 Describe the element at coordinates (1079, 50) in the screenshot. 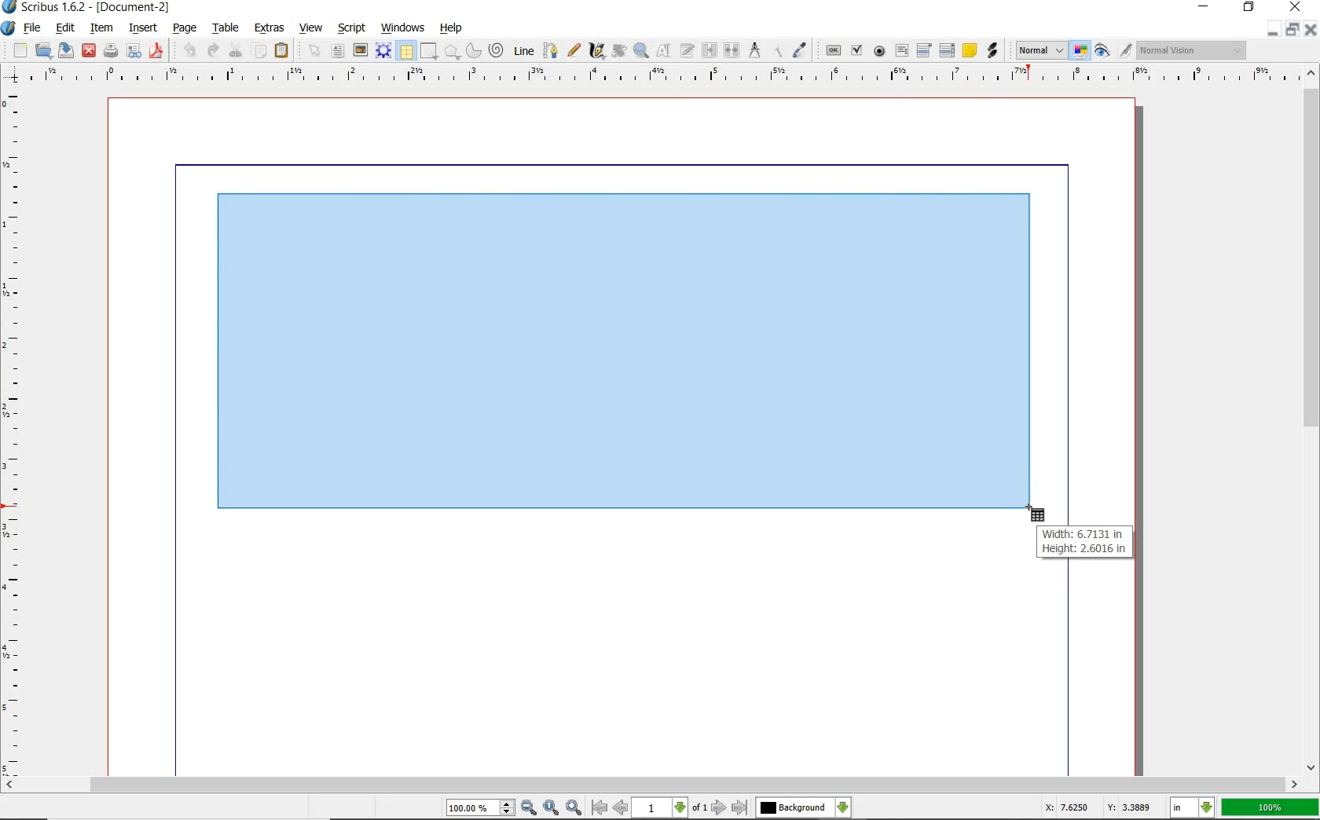

I see `toggle color management mode` at that location.